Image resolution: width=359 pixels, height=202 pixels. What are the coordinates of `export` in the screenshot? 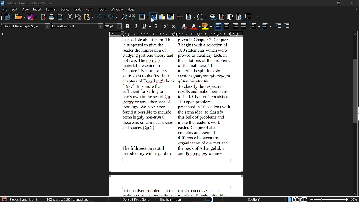 It's located at (60, 17).